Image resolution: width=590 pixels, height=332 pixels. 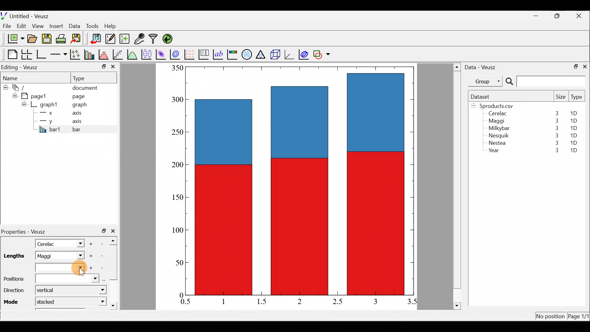 I want to click on minimize, so click(x=103, y=66).